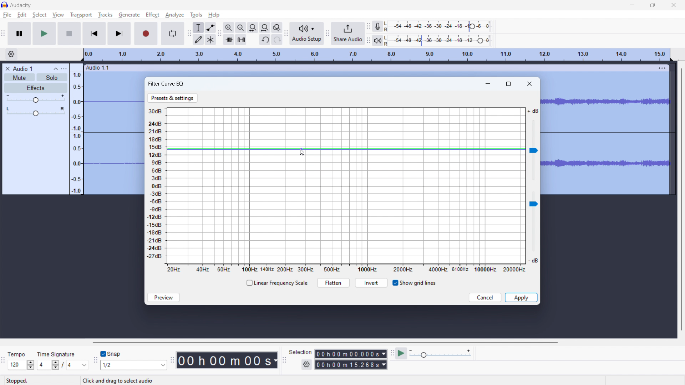 The image size is (685, 385). I want to click on enable looping, so click(173, 34).